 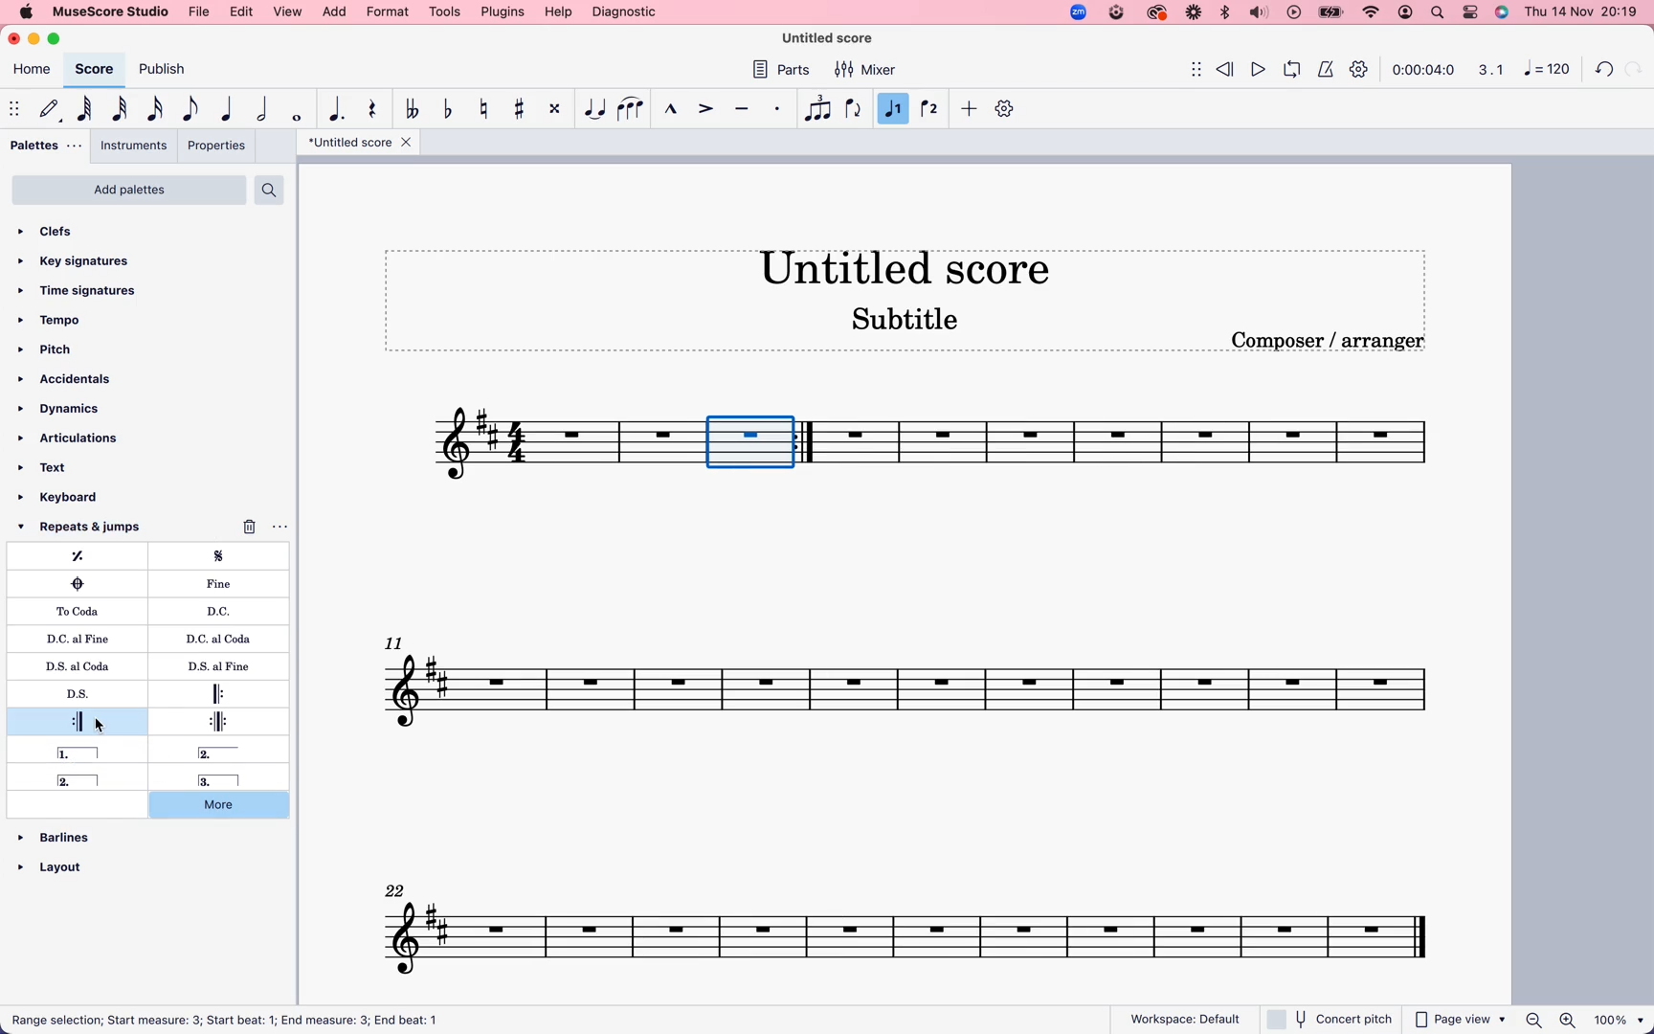 What do you see at coordinates (85, 780) in the screenshot?
I see `seconda volta` at bounding box center [85, 780].